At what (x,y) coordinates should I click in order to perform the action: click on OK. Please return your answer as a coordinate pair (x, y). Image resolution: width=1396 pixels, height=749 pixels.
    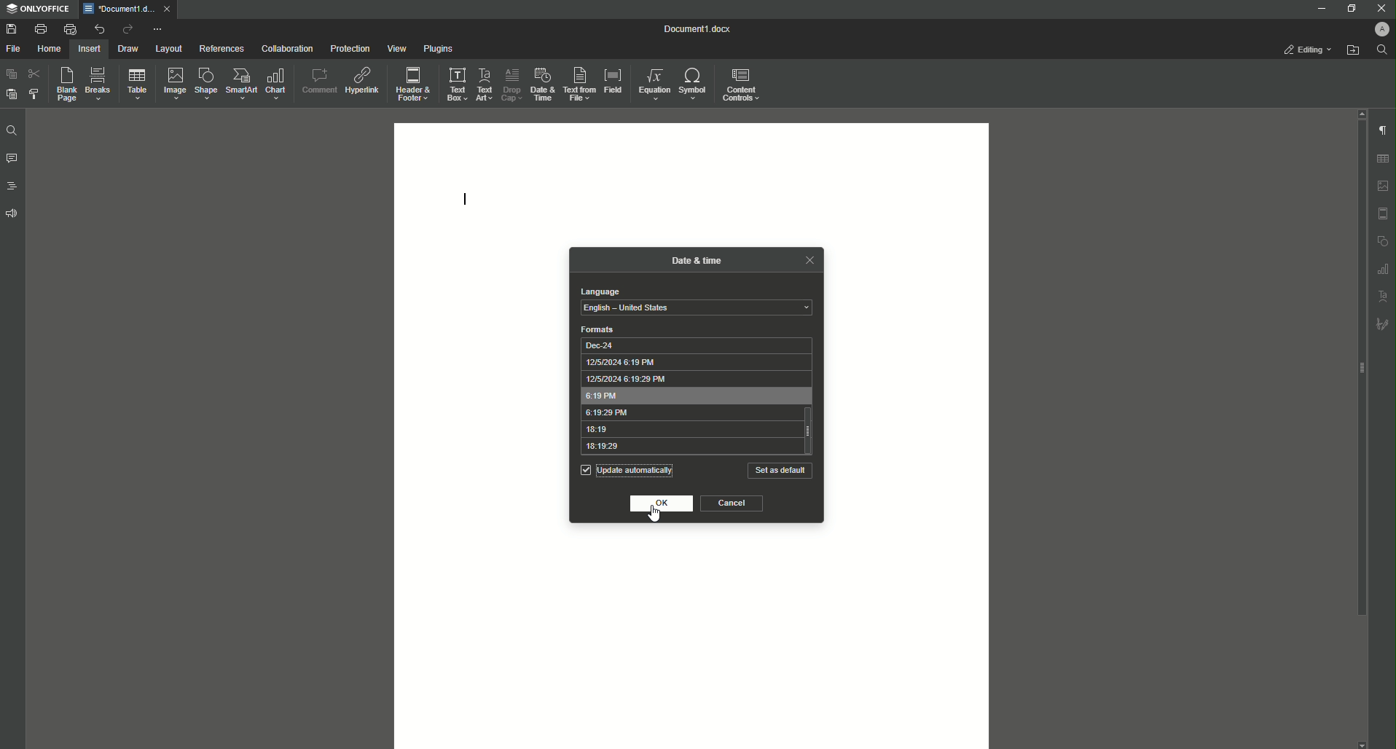
    Looking at the image, I should click on (663, 504).